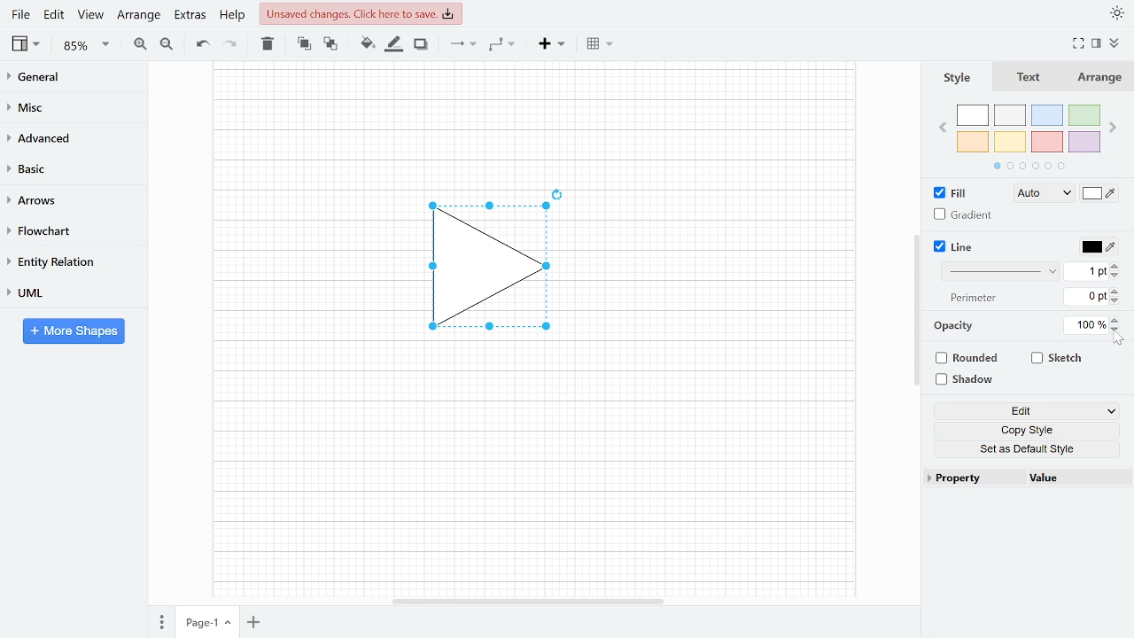 Image resolution: width=1134 pixels, height=638 pixels. Describe the element at coordinates (1116, 319) in the screenshot. I see `Increase Opacity` at that location.